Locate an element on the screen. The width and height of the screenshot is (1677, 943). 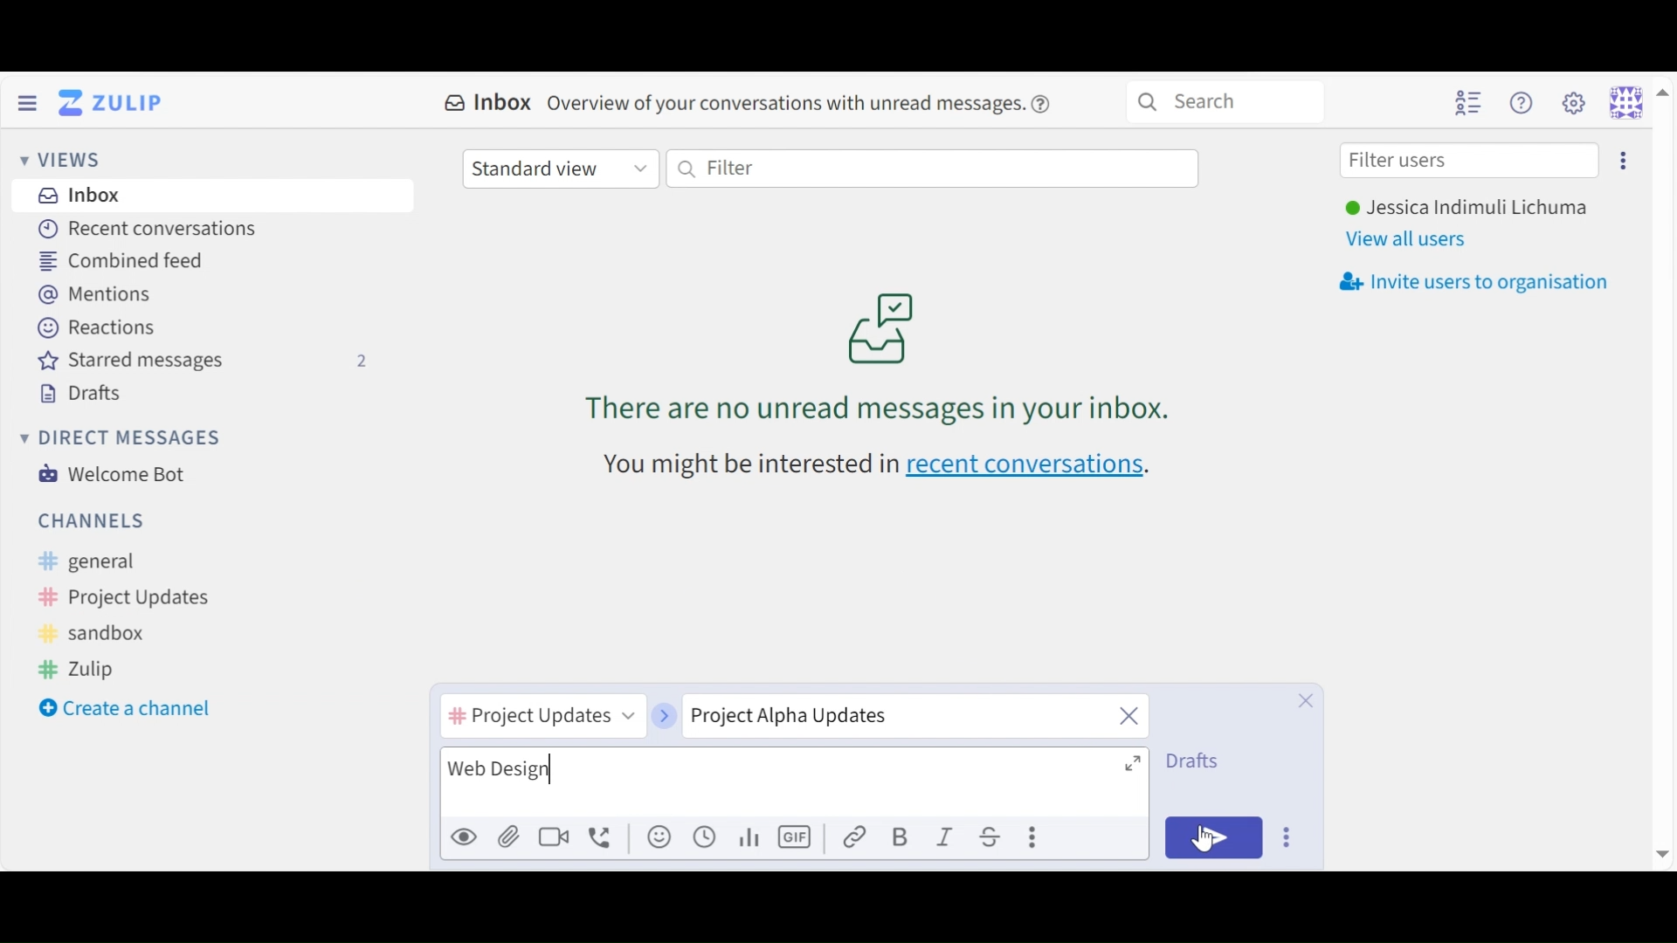
Invite users too organisation is located at coordinates (1622, 159).